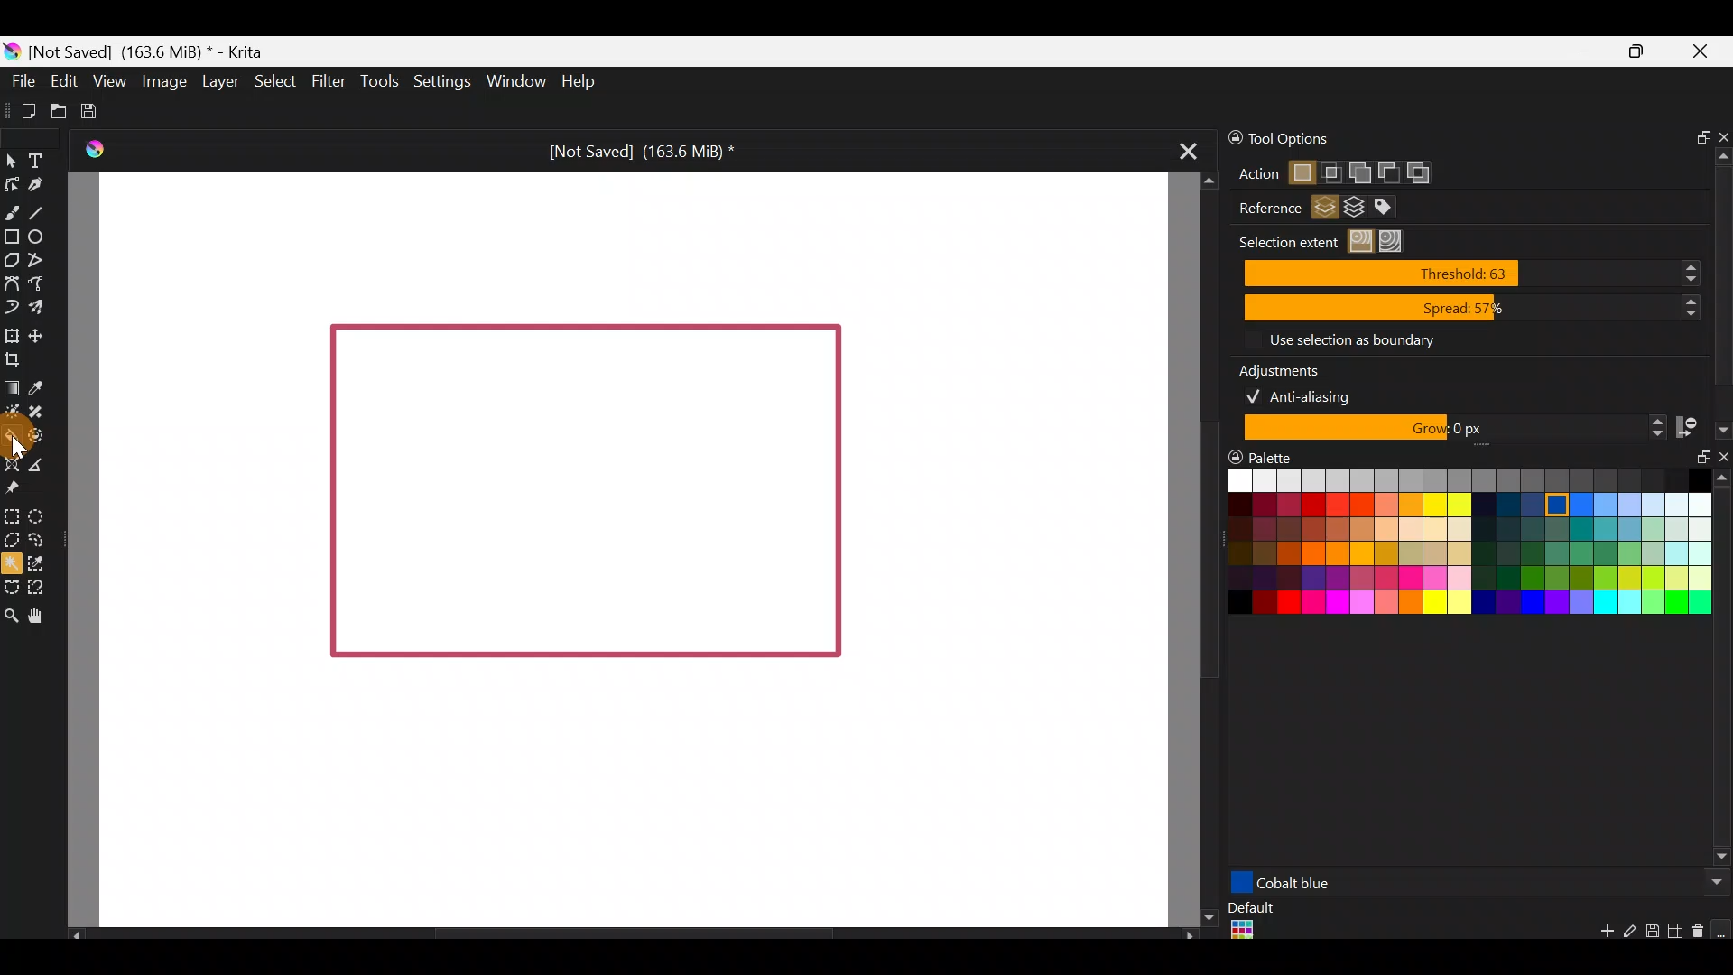 The image size is (1733, 975). What do you see at coordinates (1722, 671) in the screenshot?
I see `Scroll bar` at bounding box center [1722, 671].